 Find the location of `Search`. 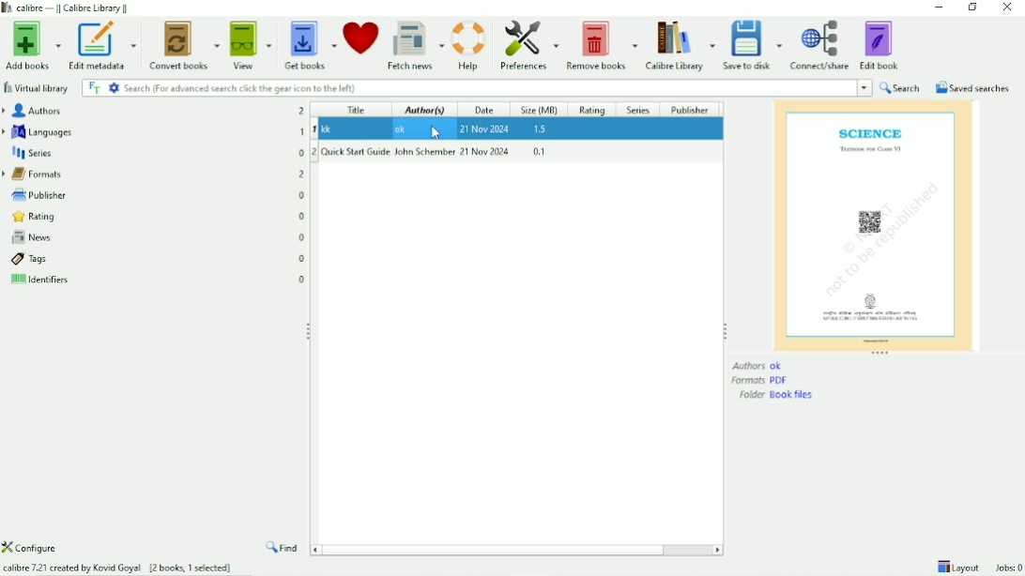

Search is located at coordinates (901, 87).